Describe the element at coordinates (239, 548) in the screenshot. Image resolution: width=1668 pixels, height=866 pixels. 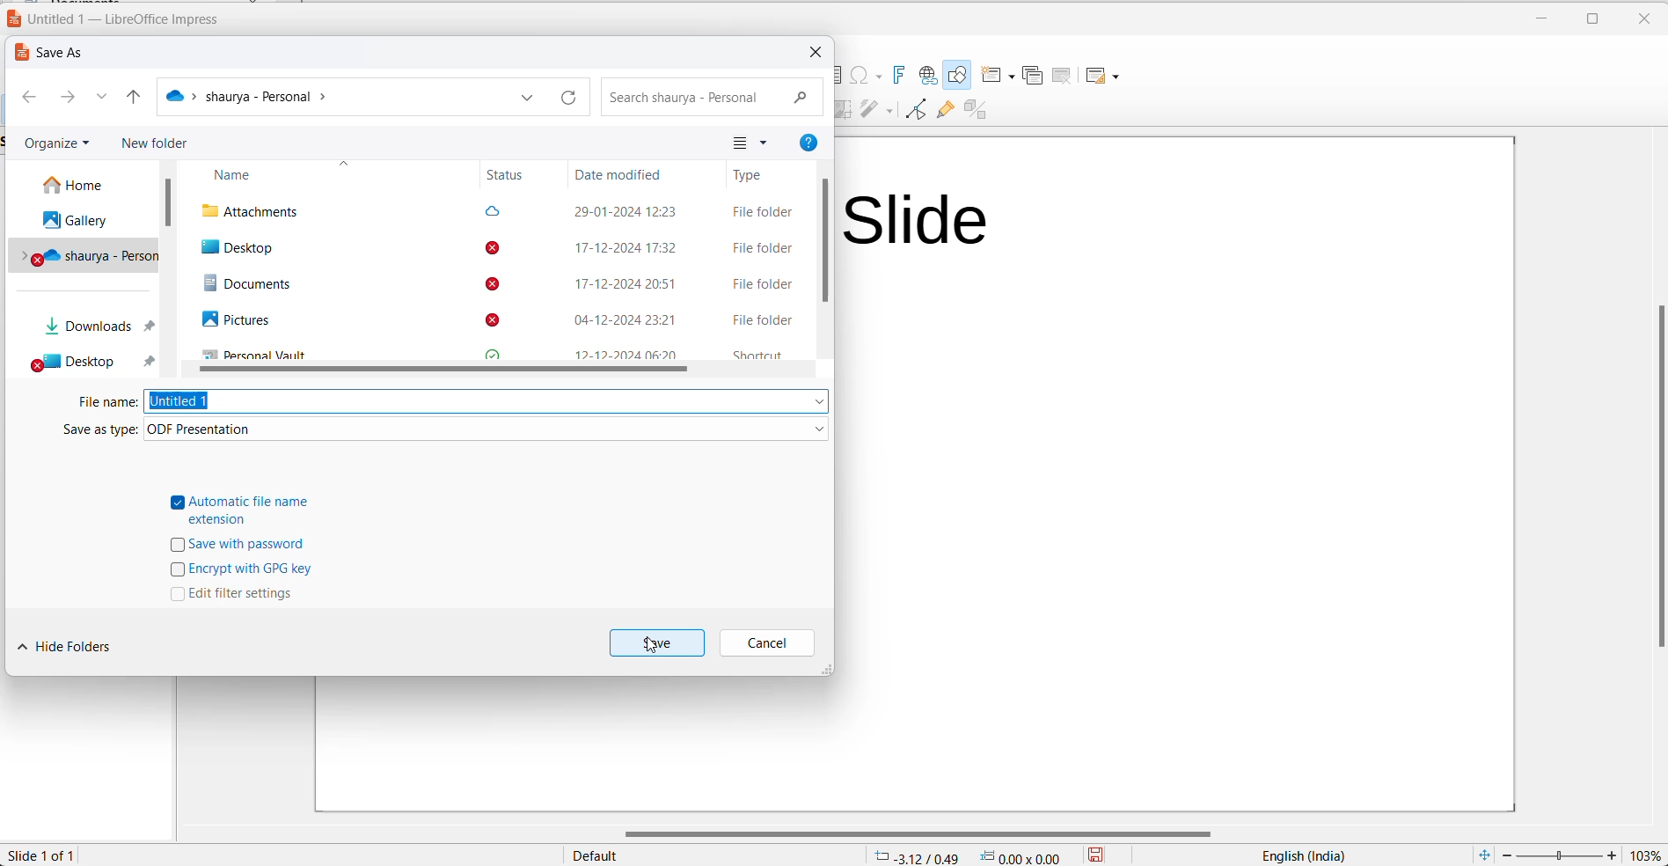
I see `SAVE WITH PASSWORD` at that location.